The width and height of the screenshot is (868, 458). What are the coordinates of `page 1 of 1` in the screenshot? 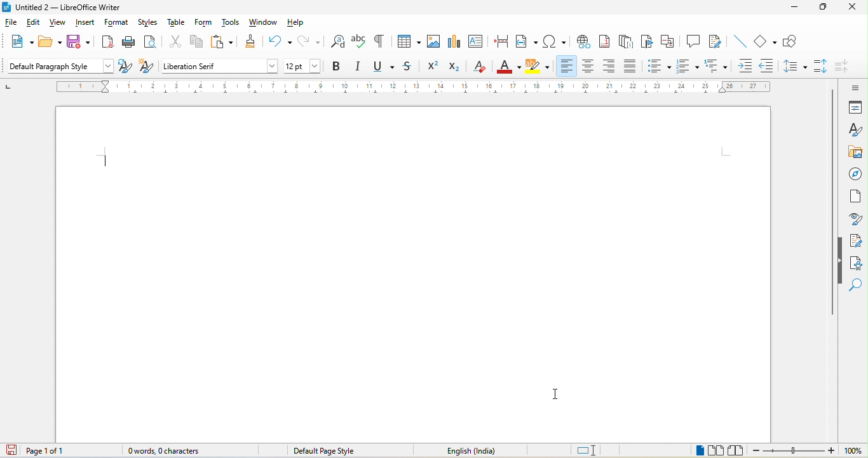 It's located at (34, 450).